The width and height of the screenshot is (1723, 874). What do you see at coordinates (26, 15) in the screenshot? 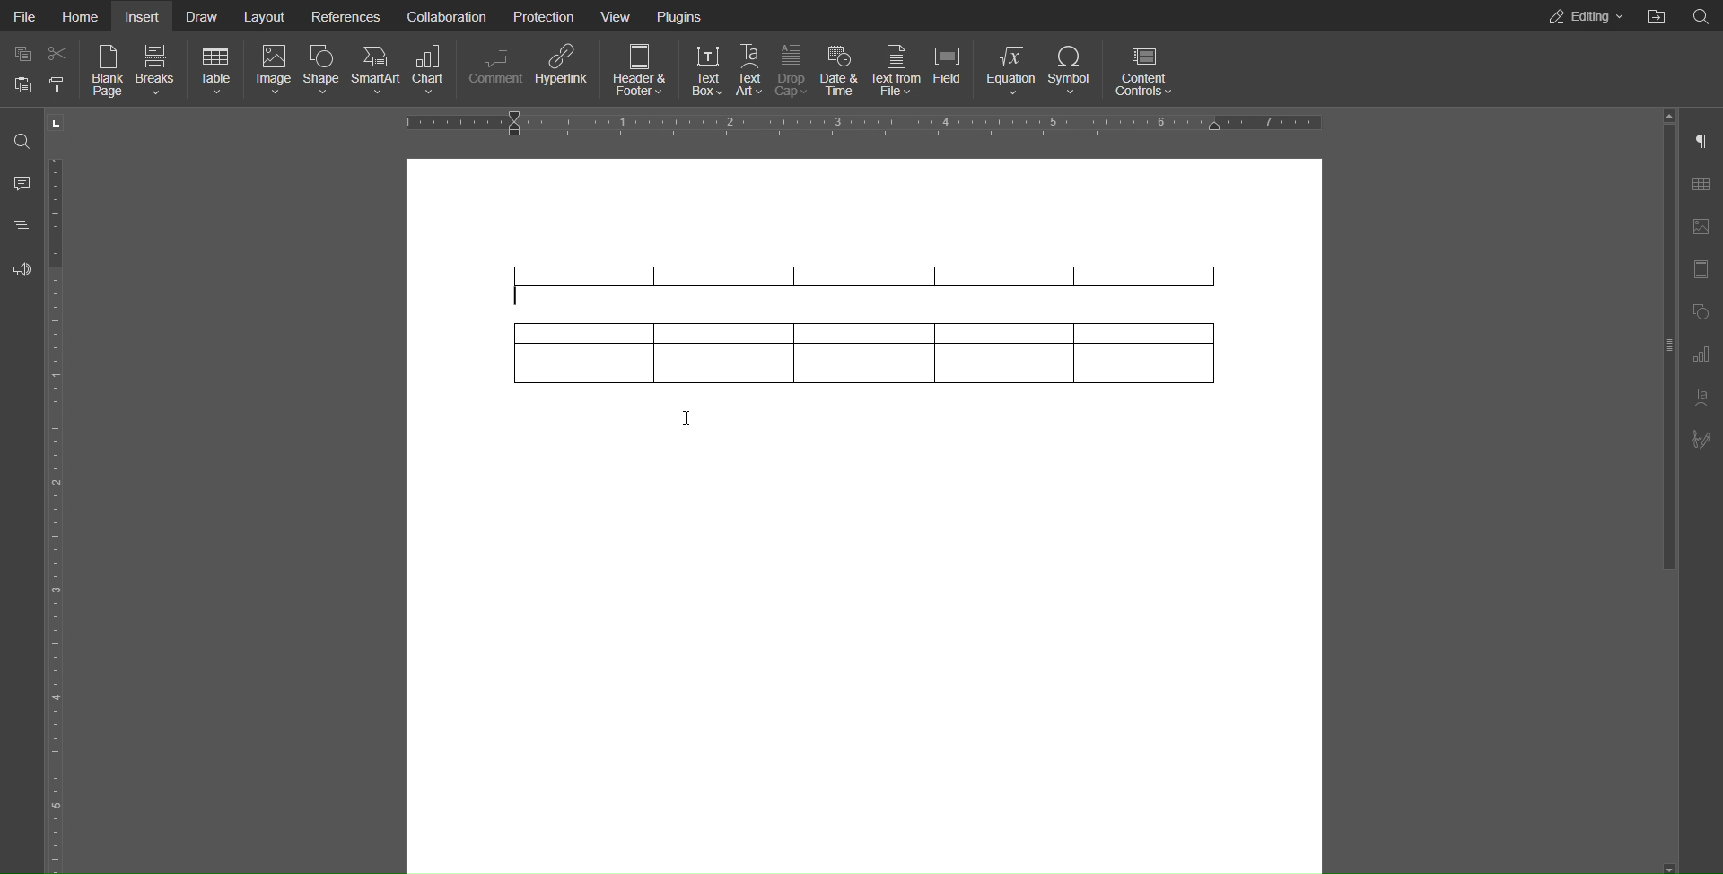
I see `File` at bounding box center [26, 15].